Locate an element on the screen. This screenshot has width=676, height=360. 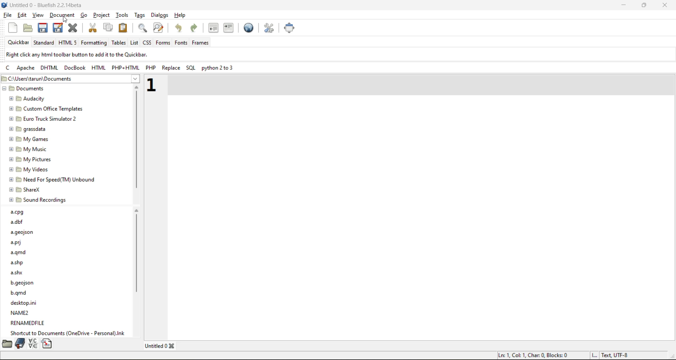
a.geojson is located at coordinates (23, 233).